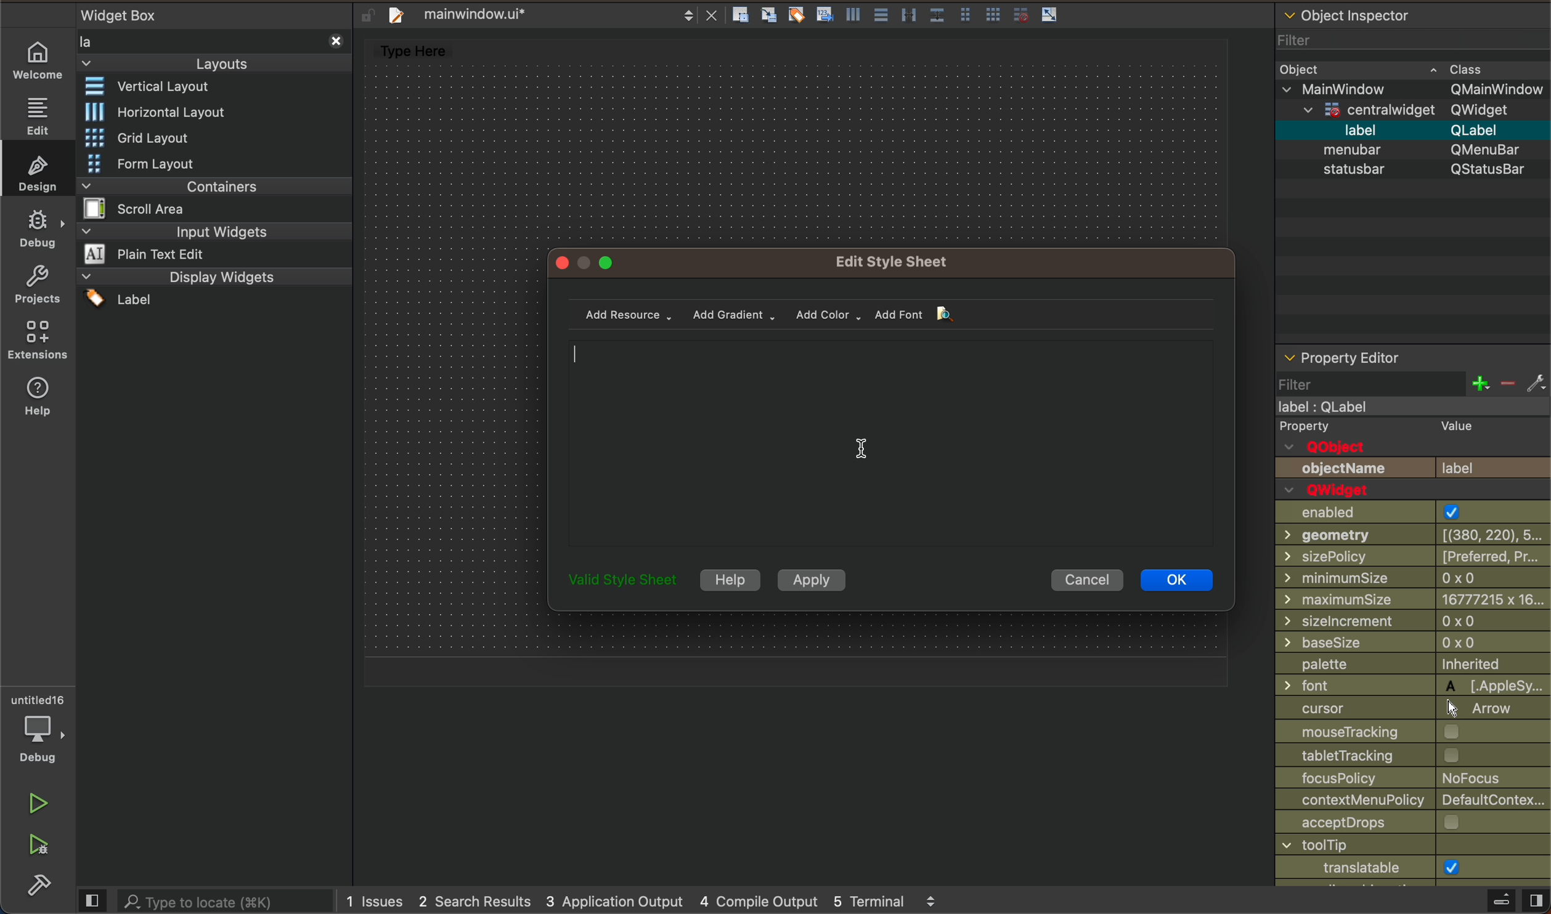 This screenshot has width=1551, height=914. I want to click on tablet, so click(1414, 757).